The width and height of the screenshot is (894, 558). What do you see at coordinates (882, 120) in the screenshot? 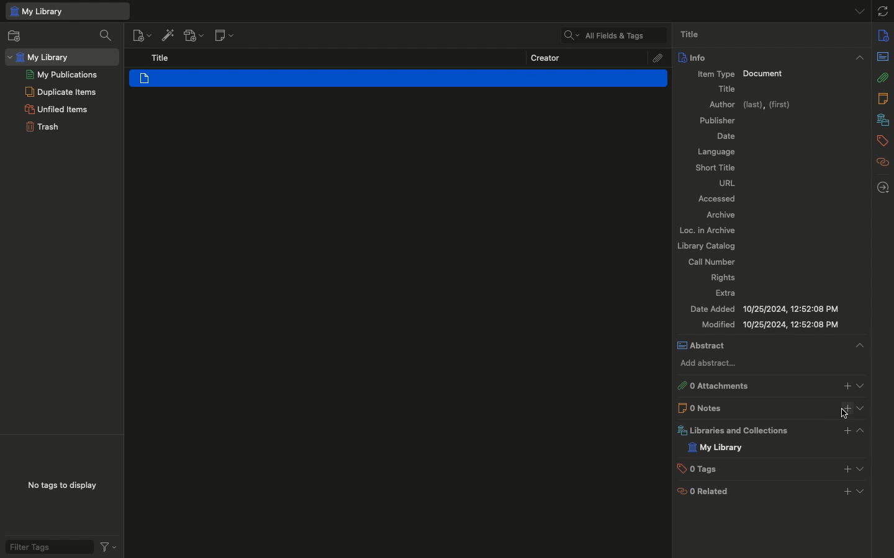
I see `Libraries and collections` at bounding box center [882, 120].